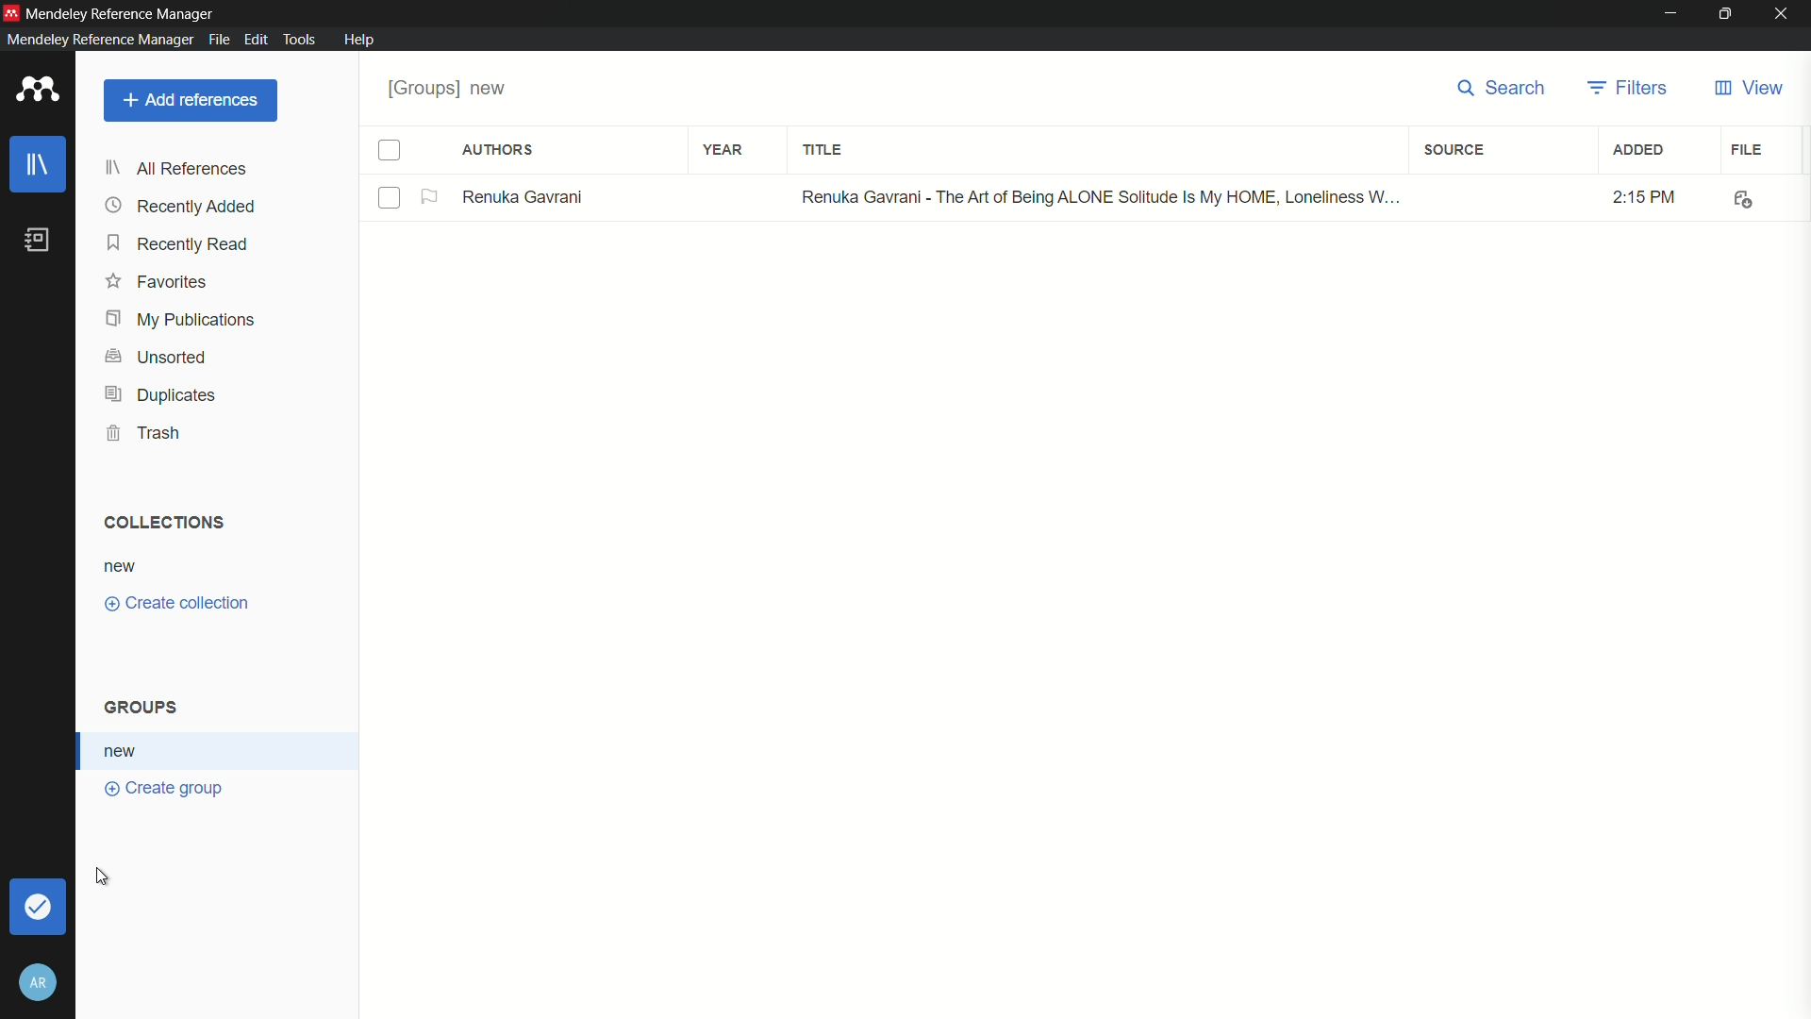 This screenshot has height=1019, width=1811. I want to click on account and help, so click(40, 982).